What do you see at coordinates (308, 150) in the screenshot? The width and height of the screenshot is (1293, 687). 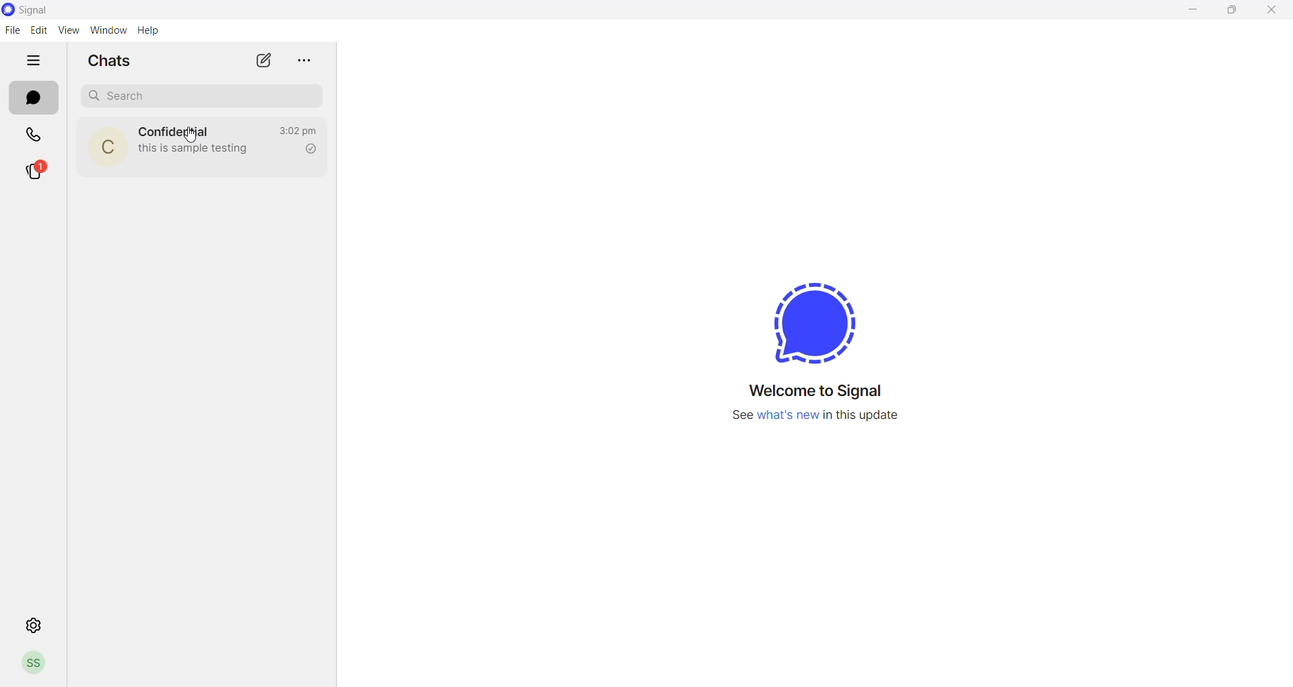 I see `read recipient ` at bounding box center [308, 150].